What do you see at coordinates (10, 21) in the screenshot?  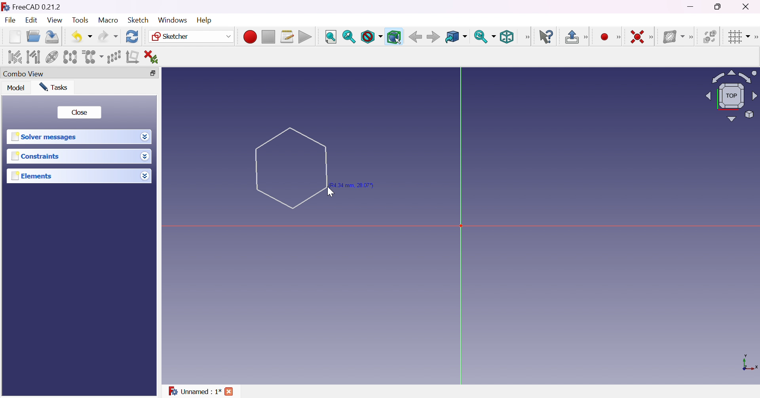 I see `File` at bounding box center [10, 21].